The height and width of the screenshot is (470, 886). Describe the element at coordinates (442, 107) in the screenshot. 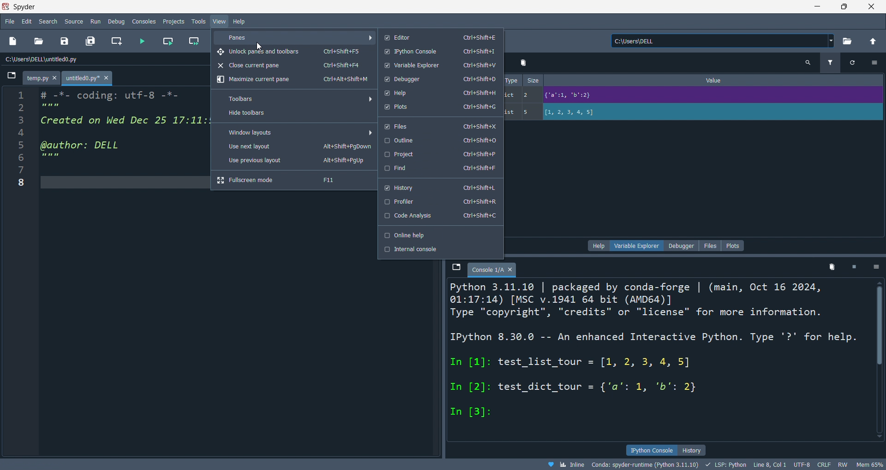

I see `plots` at that location.